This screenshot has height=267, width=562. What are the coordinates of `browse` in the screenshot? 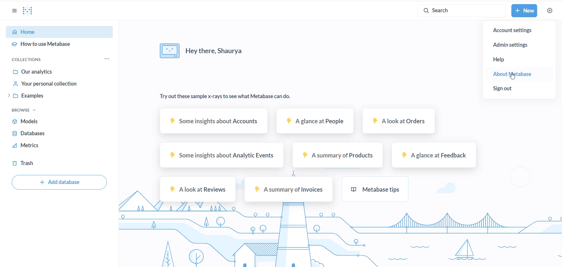 It's located at (28, 110).